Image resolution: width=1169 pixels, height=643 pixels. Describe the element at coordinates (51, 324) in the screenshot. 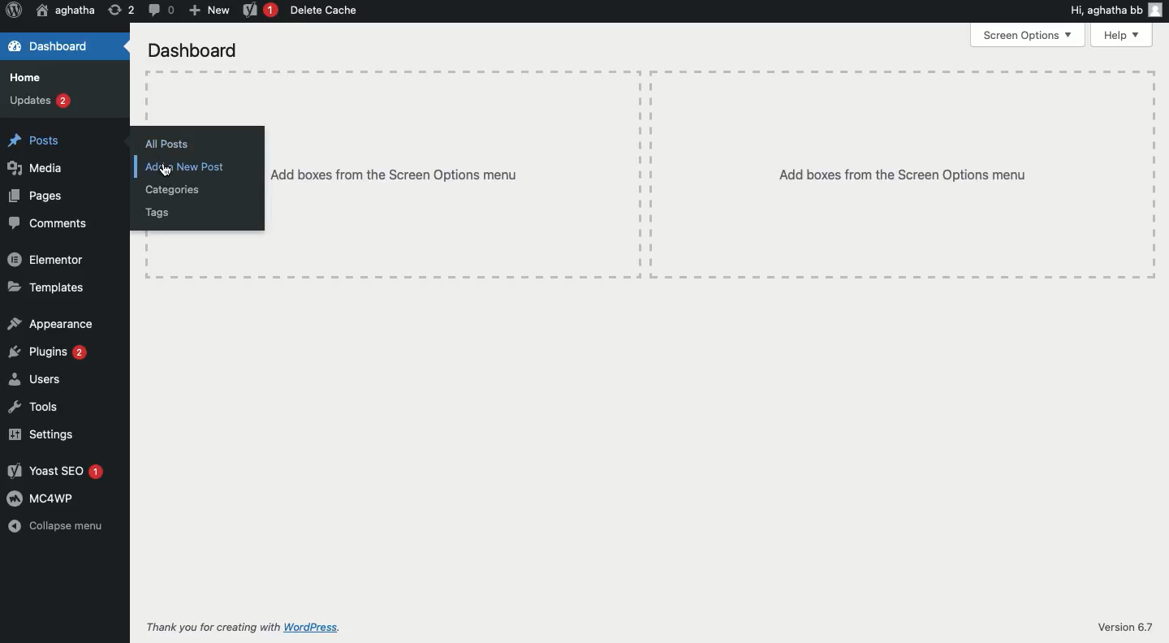

I see `Appearance` at that location.